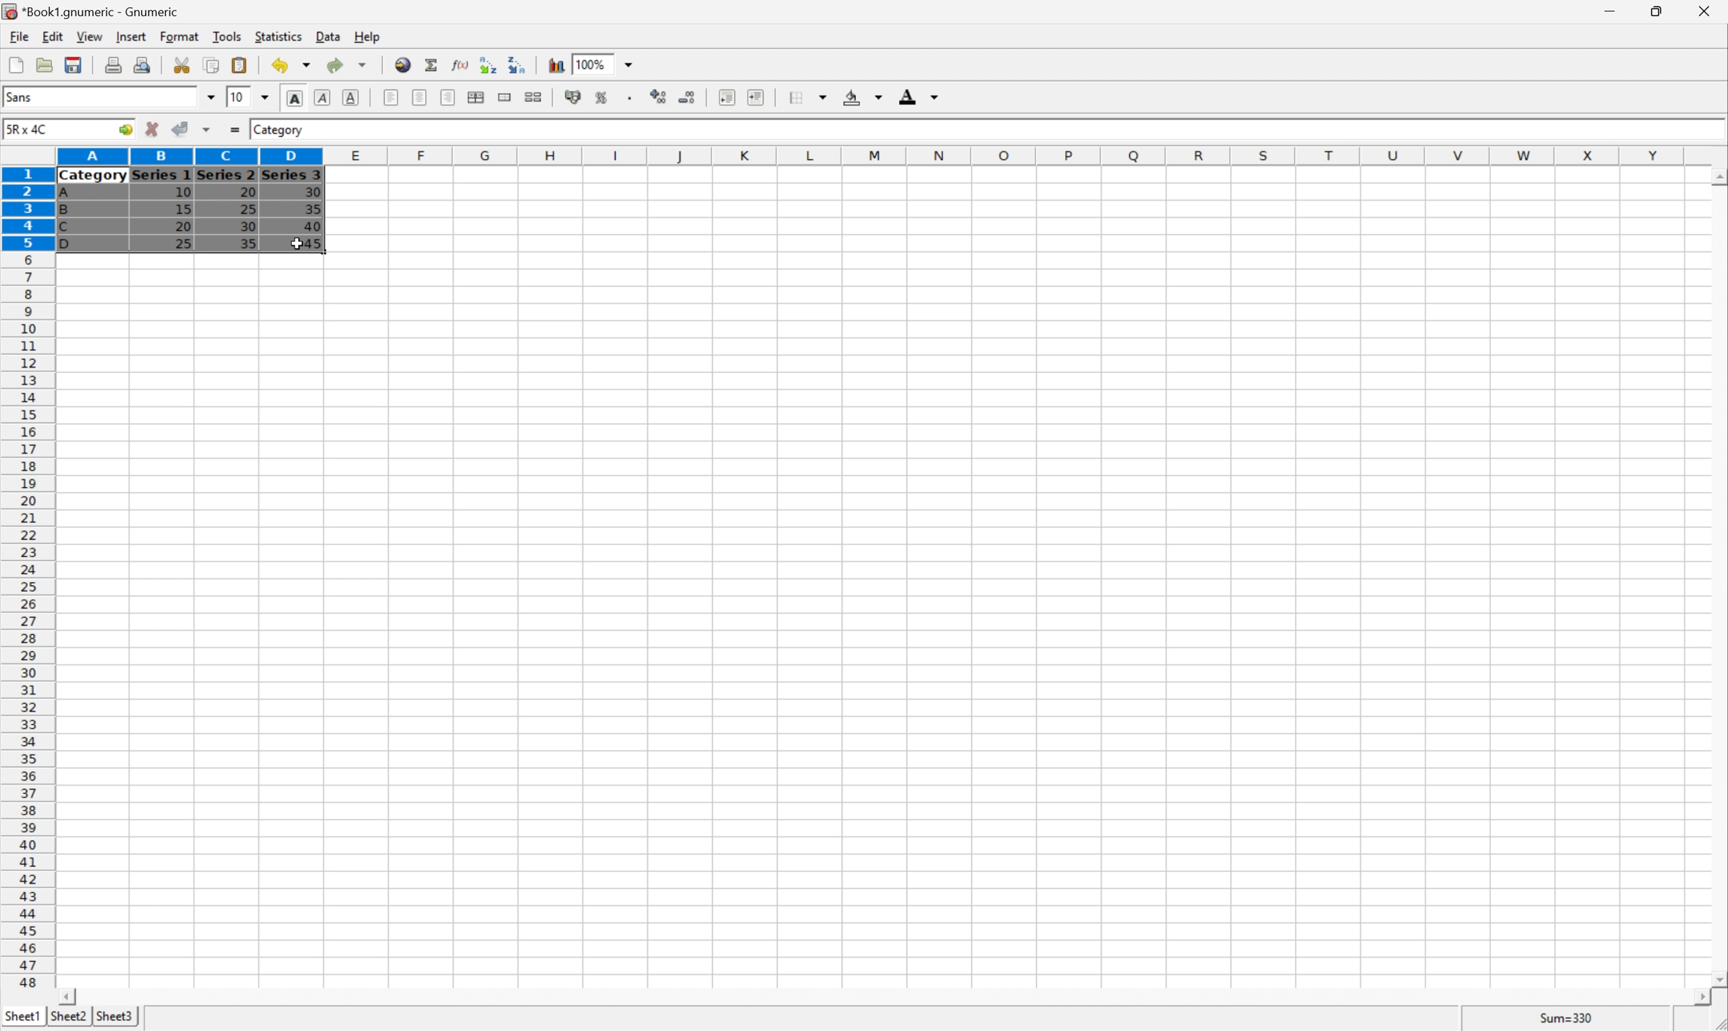  Describe the element at coordinates (116, 1016) in the screenshot. I see `Sheet3` at that location.